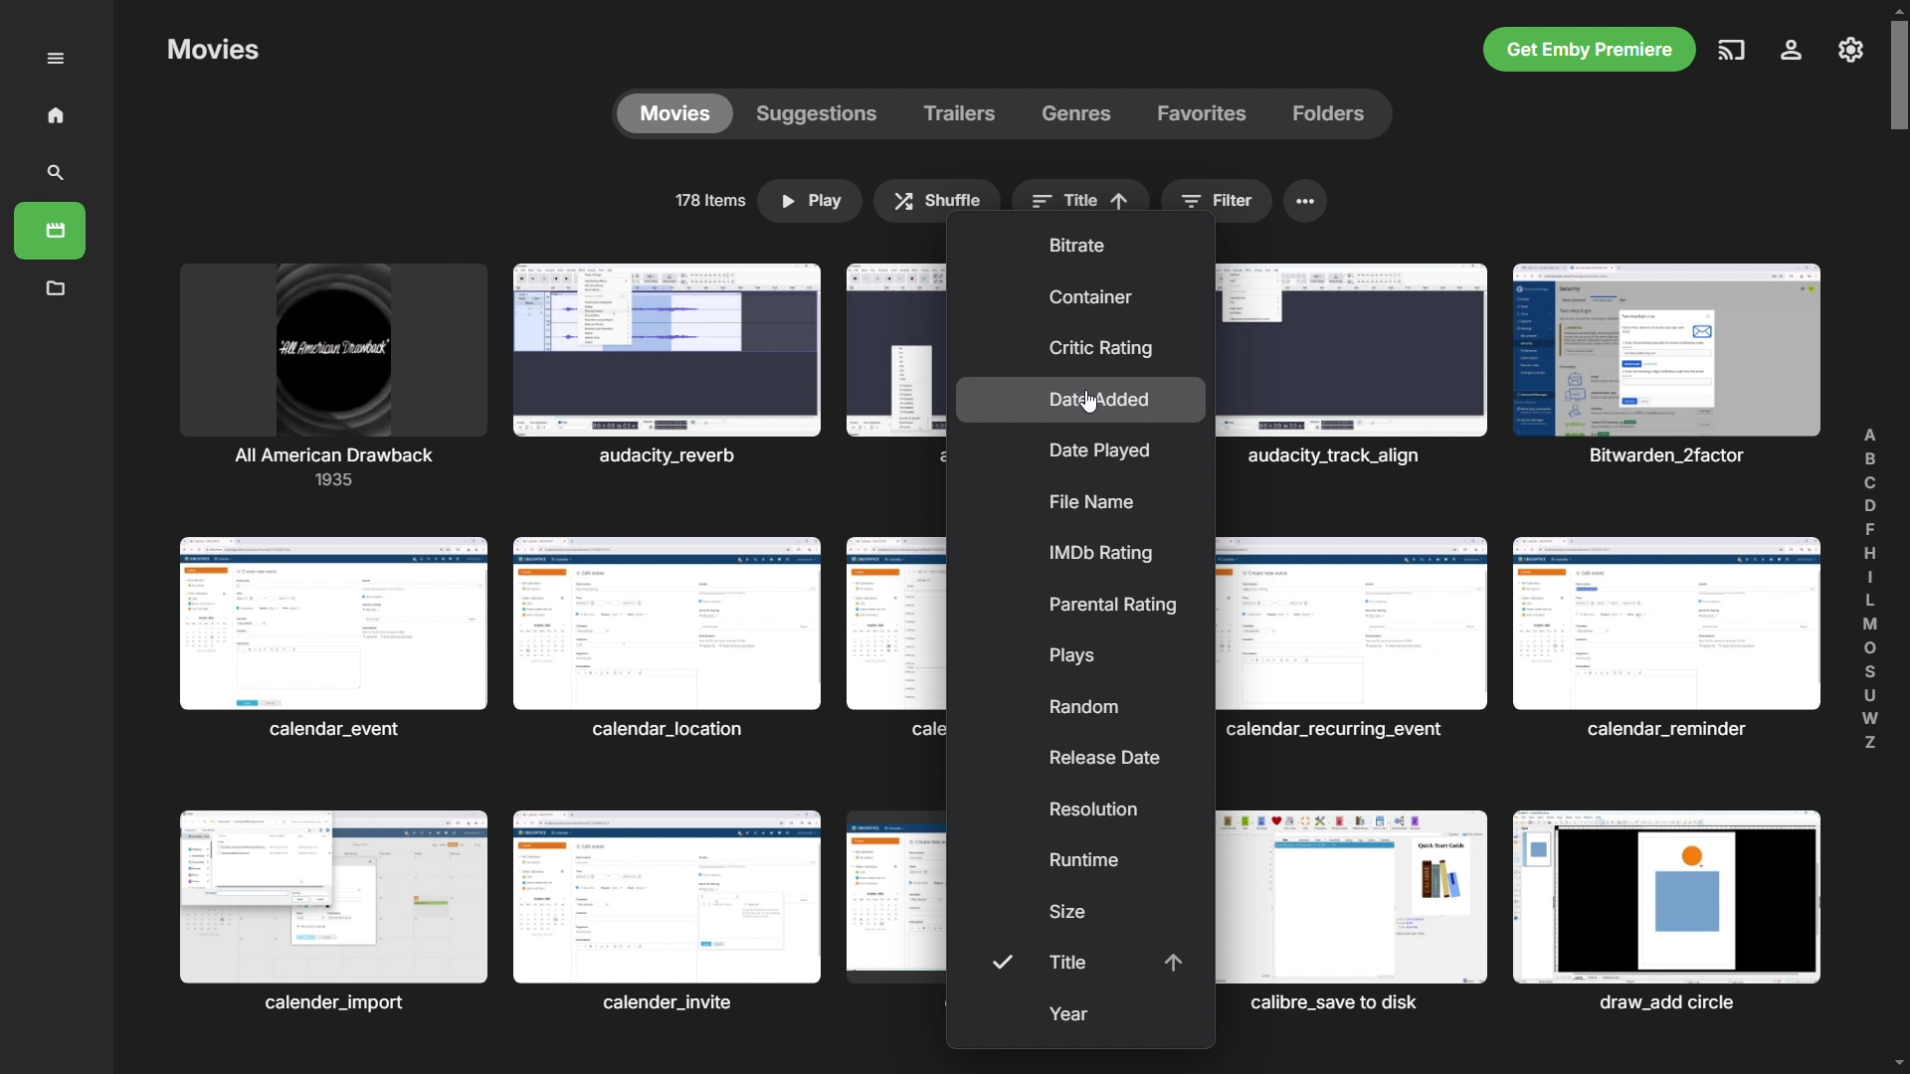 This screenshot has width=1910, height=1074. What do you see at coordinates (56, 228) in the screenshot?
I see `movies` at bounding box center [56, 228].